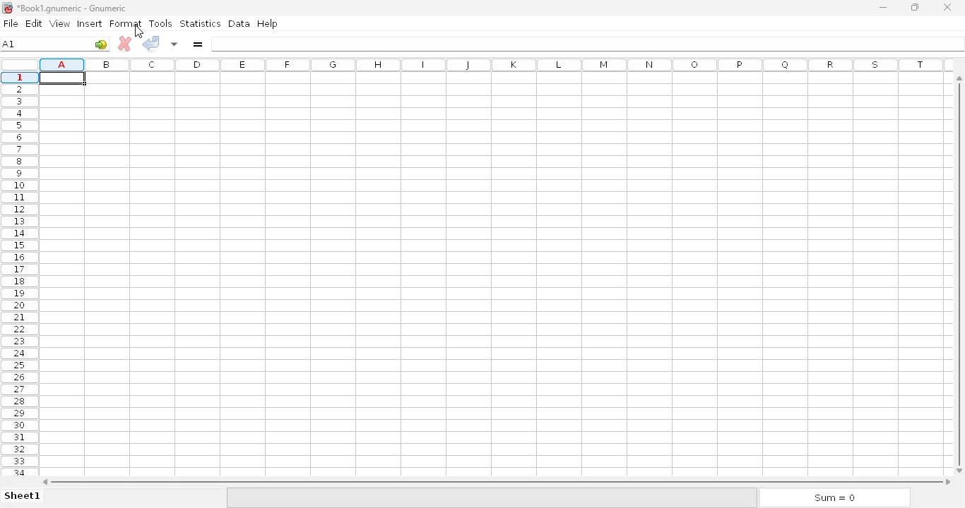 The width and height of the screenshot is (965, 508). I want to click on accept change in multiple cells, so click(174, 43).